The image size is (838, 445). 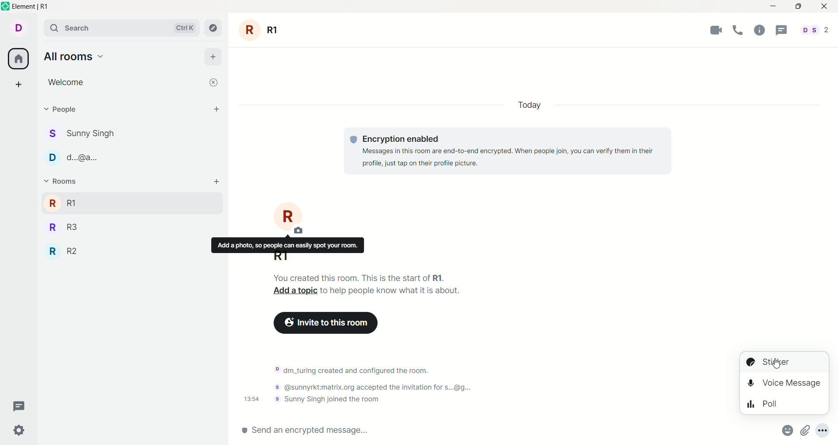 I want to click on Notification, so click(x=326, y=399).